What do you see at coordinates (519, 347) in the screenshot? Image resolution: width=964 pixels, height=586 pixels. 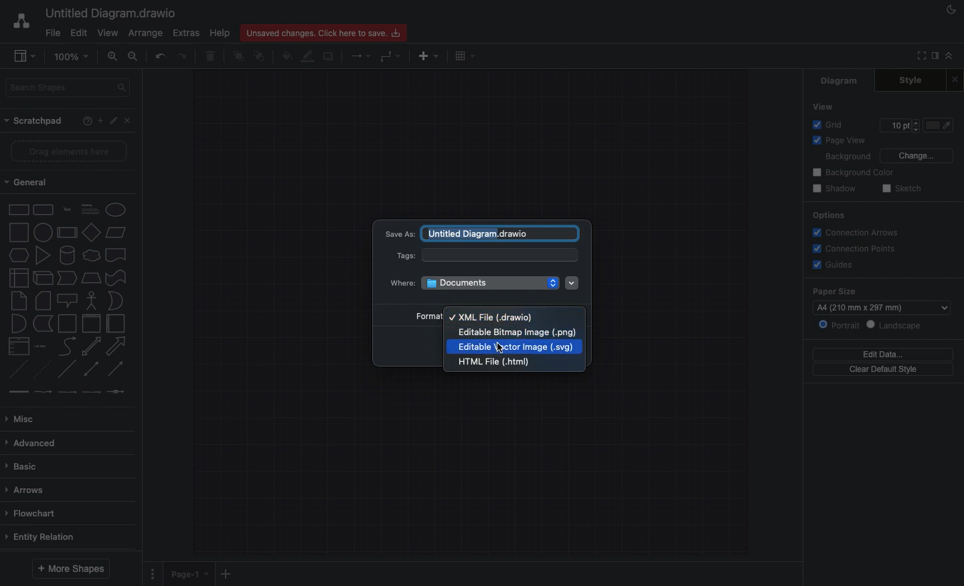 I see `Editable Vector Image` at bounding box center [519, 347].